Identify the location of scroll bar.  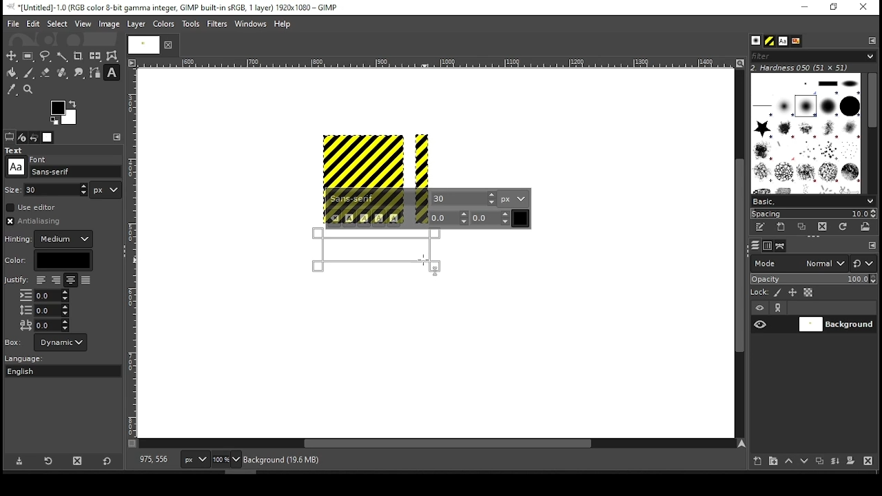
(872, 132).